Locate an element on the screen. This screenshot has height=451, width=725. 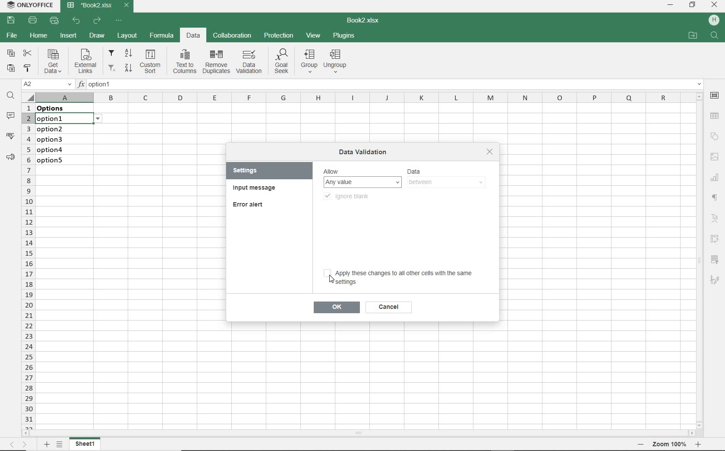
Text to columns is located at coordinates (185, 60).